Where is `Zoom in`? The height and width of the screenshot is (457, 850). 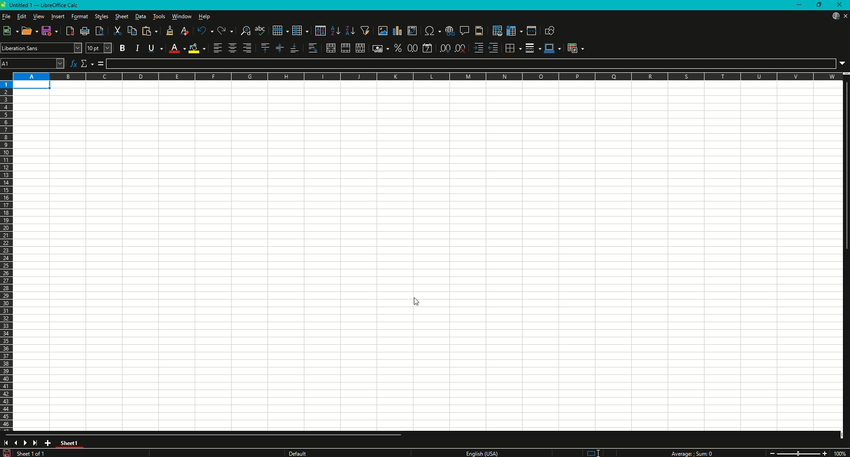
Zoom in is located at coordinates (825, 453).